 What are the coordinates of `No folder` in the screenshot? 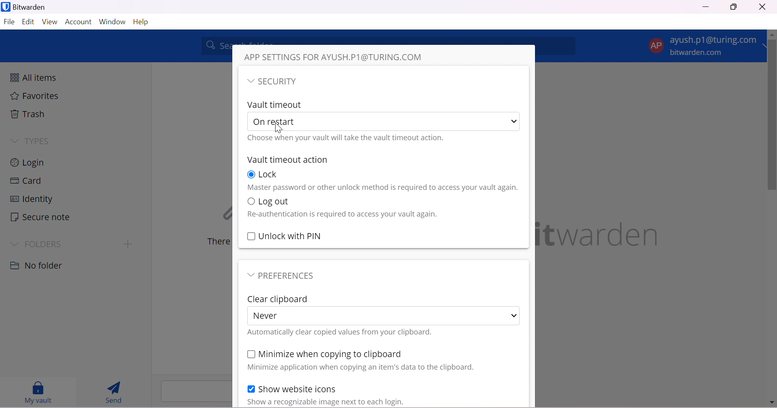 It's located at (38, 267).